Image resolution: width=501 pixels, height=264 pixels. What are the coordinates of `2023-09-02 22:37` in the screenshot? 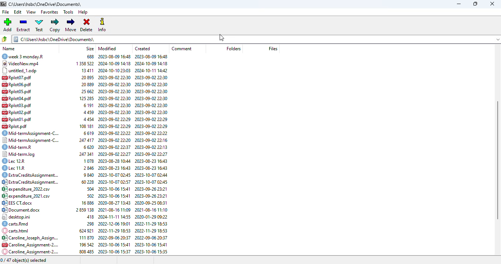 It's located at (113, 147).